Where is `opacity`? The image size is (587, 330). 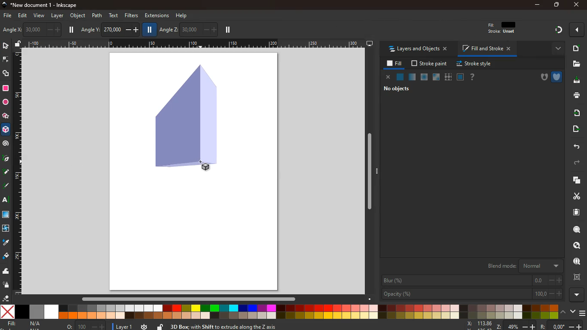 opacity is located at coordinates (411, 77).